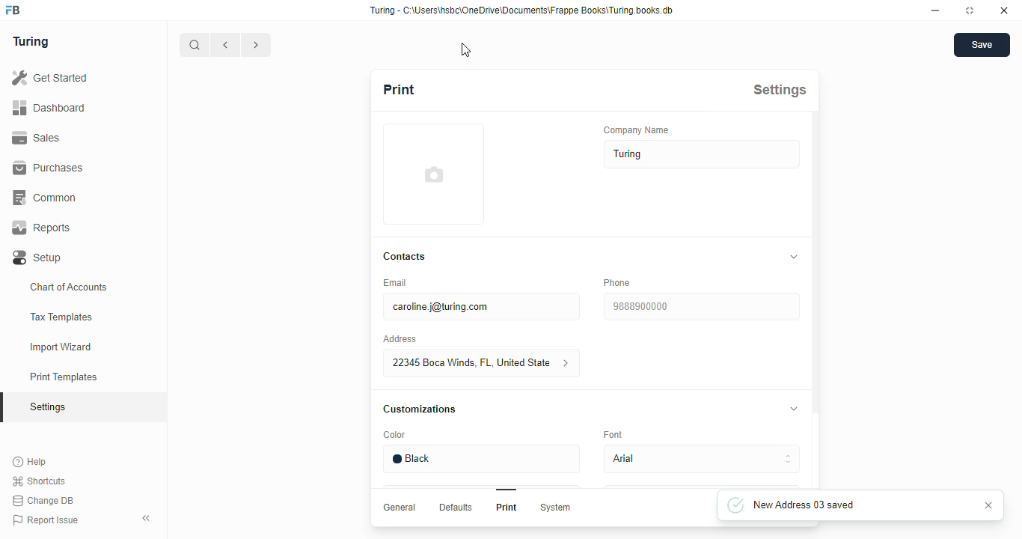 This screenshot has height=539, width=1022. I want to click on print templates, so click(64, 377).